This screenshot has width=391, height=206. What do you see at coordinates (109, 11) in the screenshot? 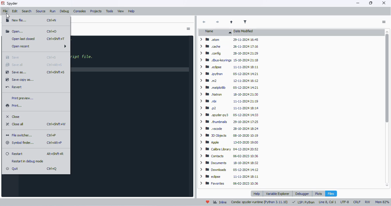
I see `tools` at bounding box center [109, 11].